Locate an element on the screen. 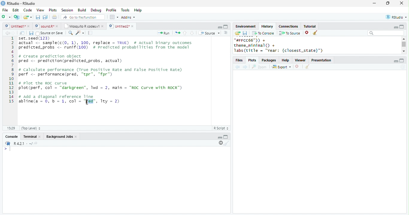 This screenshot has height=215, width=409. run is located at coordinates (163, 33).